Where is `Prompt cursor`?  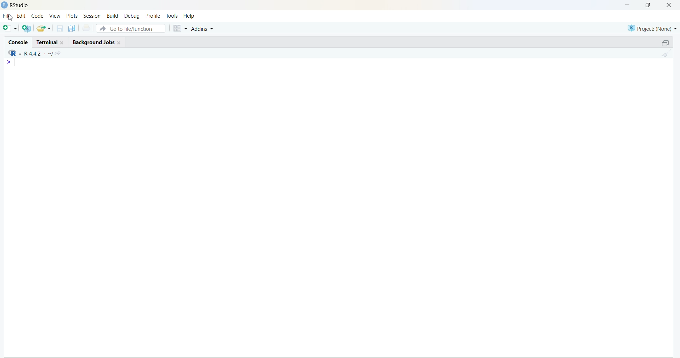 Prompt cursor is located at coordinates (10, 63).